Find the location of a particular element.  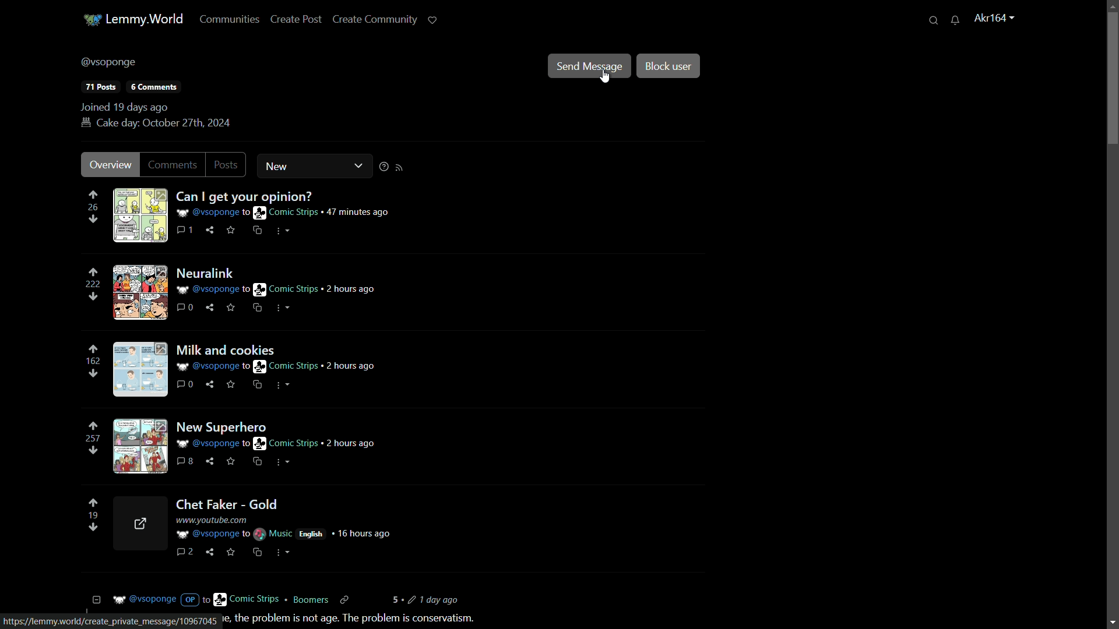

comments is located at coordinates (187, 229).